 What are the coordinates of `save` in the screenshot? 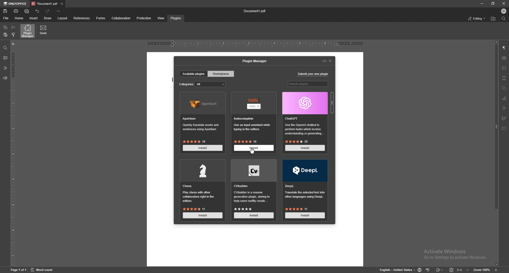 It's located at (5, 11).